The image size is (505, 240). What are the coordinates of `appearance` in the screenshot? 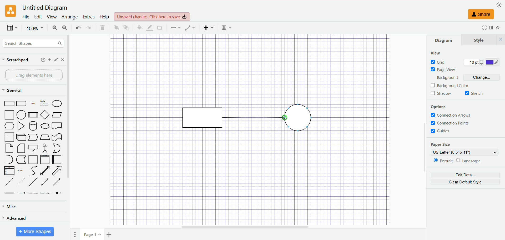 It's located at (498, 5).